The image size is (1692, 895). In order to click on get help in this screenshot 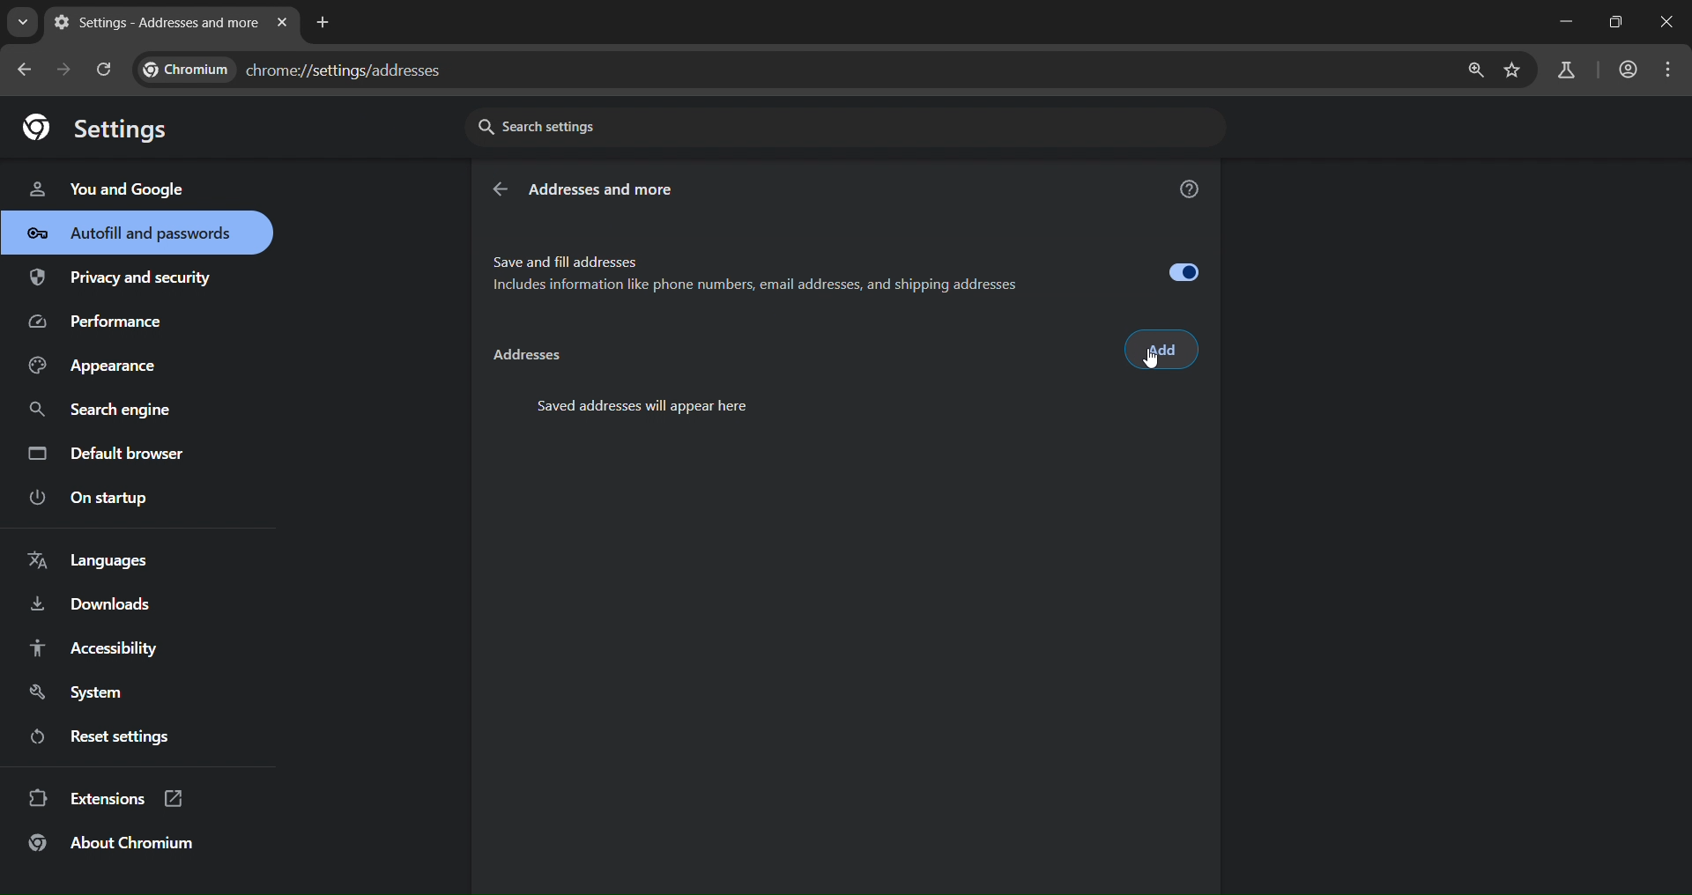, I will do `click(1191, 192)`.